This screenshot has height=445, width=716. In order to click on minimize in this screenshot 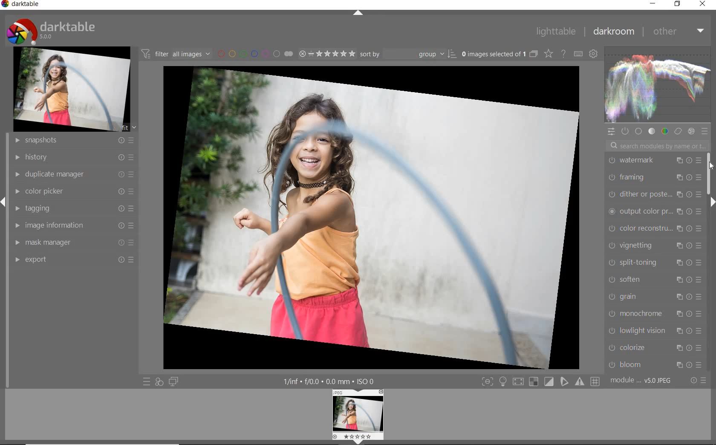, I will do `click(652, 4)`.